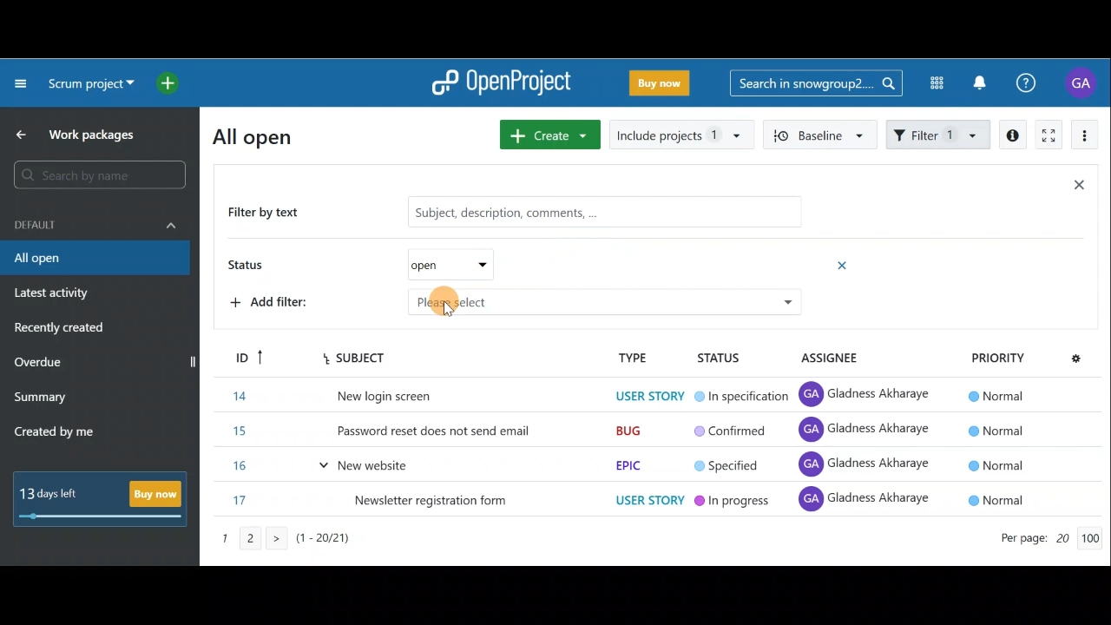  I want to click on Baseline, so click(818, 134).